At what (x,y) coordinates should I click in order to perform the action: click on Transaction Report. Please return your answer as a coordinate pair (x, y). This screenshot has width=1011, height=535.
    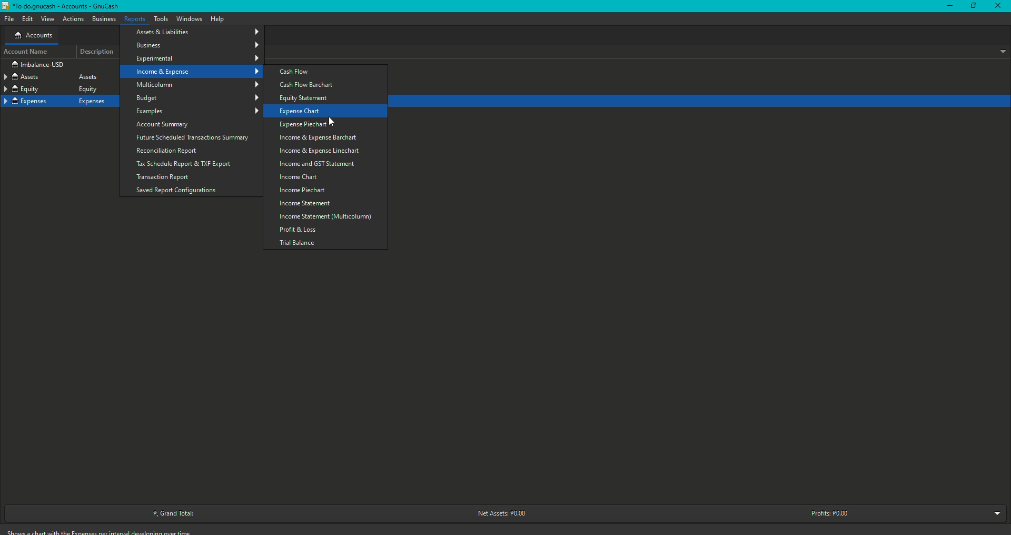
    Looking at the image, I should click on (163, 176).